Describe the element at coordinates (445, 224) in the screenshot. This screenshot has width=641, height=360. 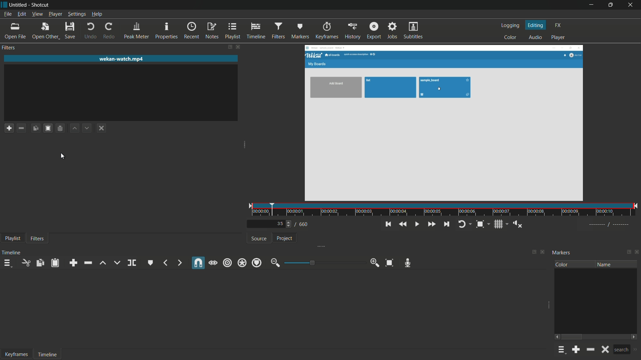
I see `skip to the next point` at that location.